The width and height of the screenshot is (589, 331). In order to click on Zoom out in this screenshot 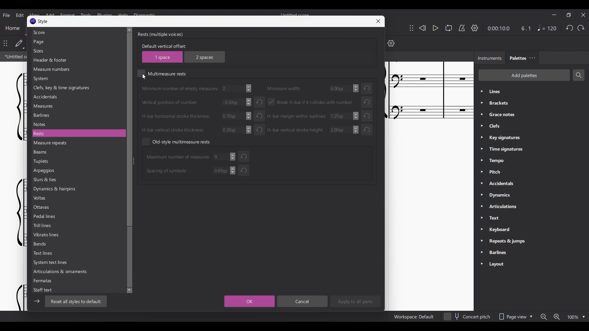, I will do `click(544, 317)`.